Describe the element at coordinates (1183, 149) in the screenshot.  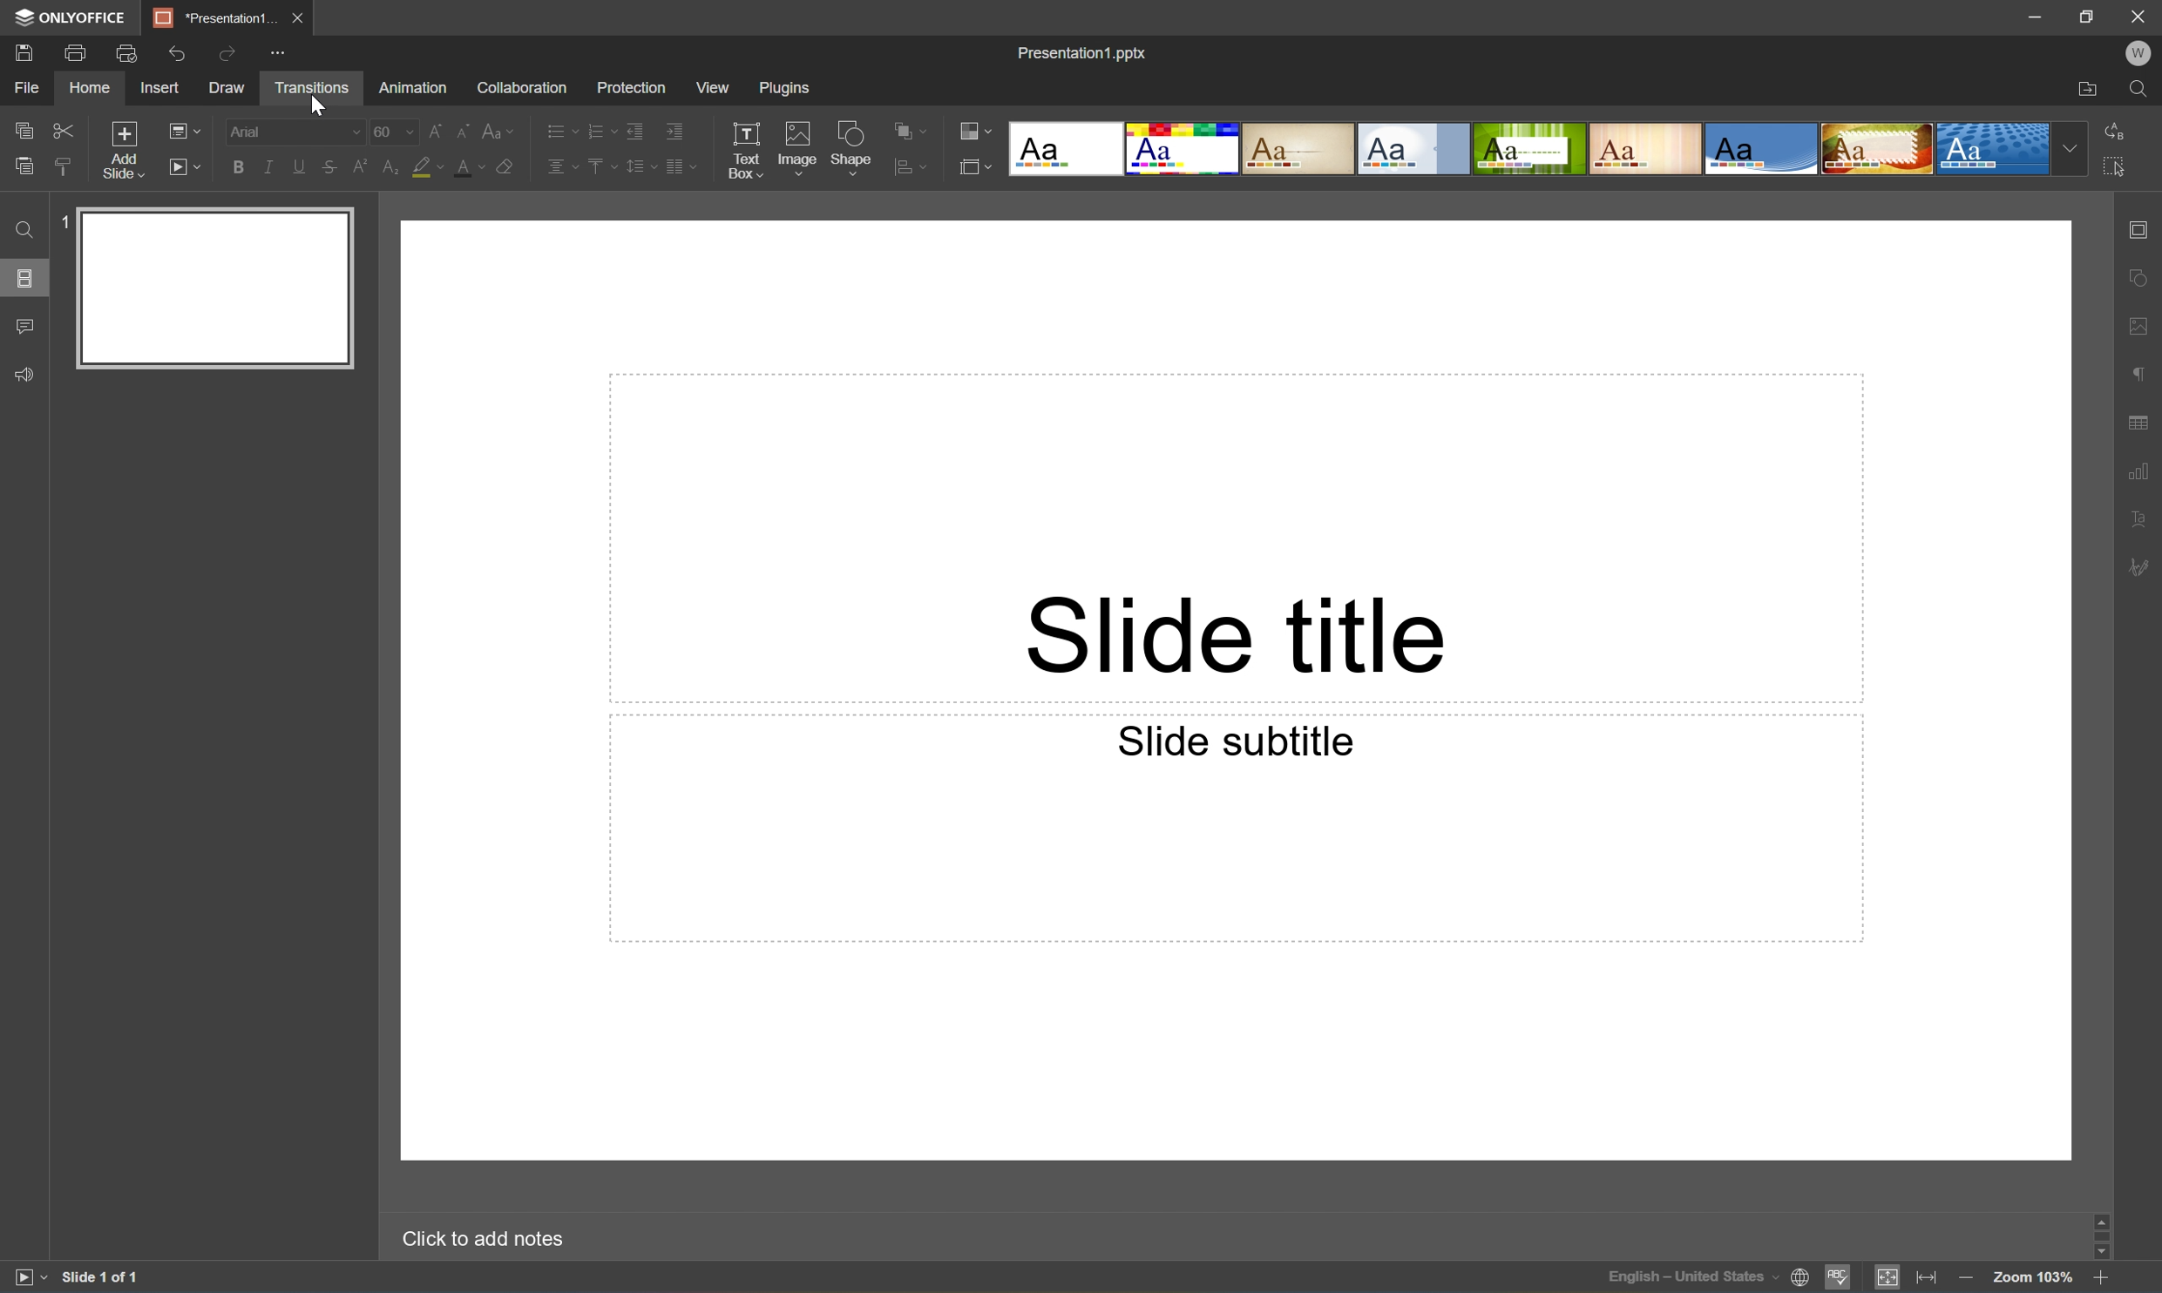
I see `Basic` at that location.